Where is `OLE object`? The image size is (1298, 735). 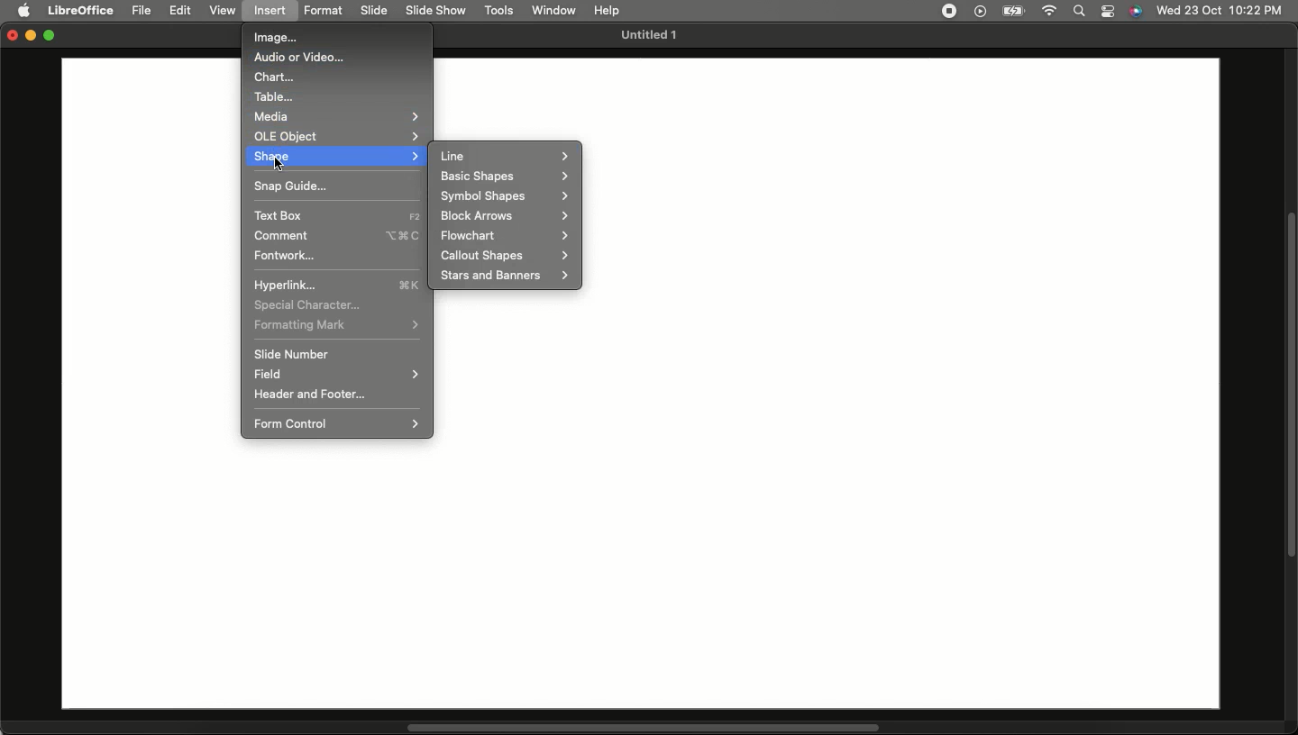
OLE object is located at coordinates (340, 135).